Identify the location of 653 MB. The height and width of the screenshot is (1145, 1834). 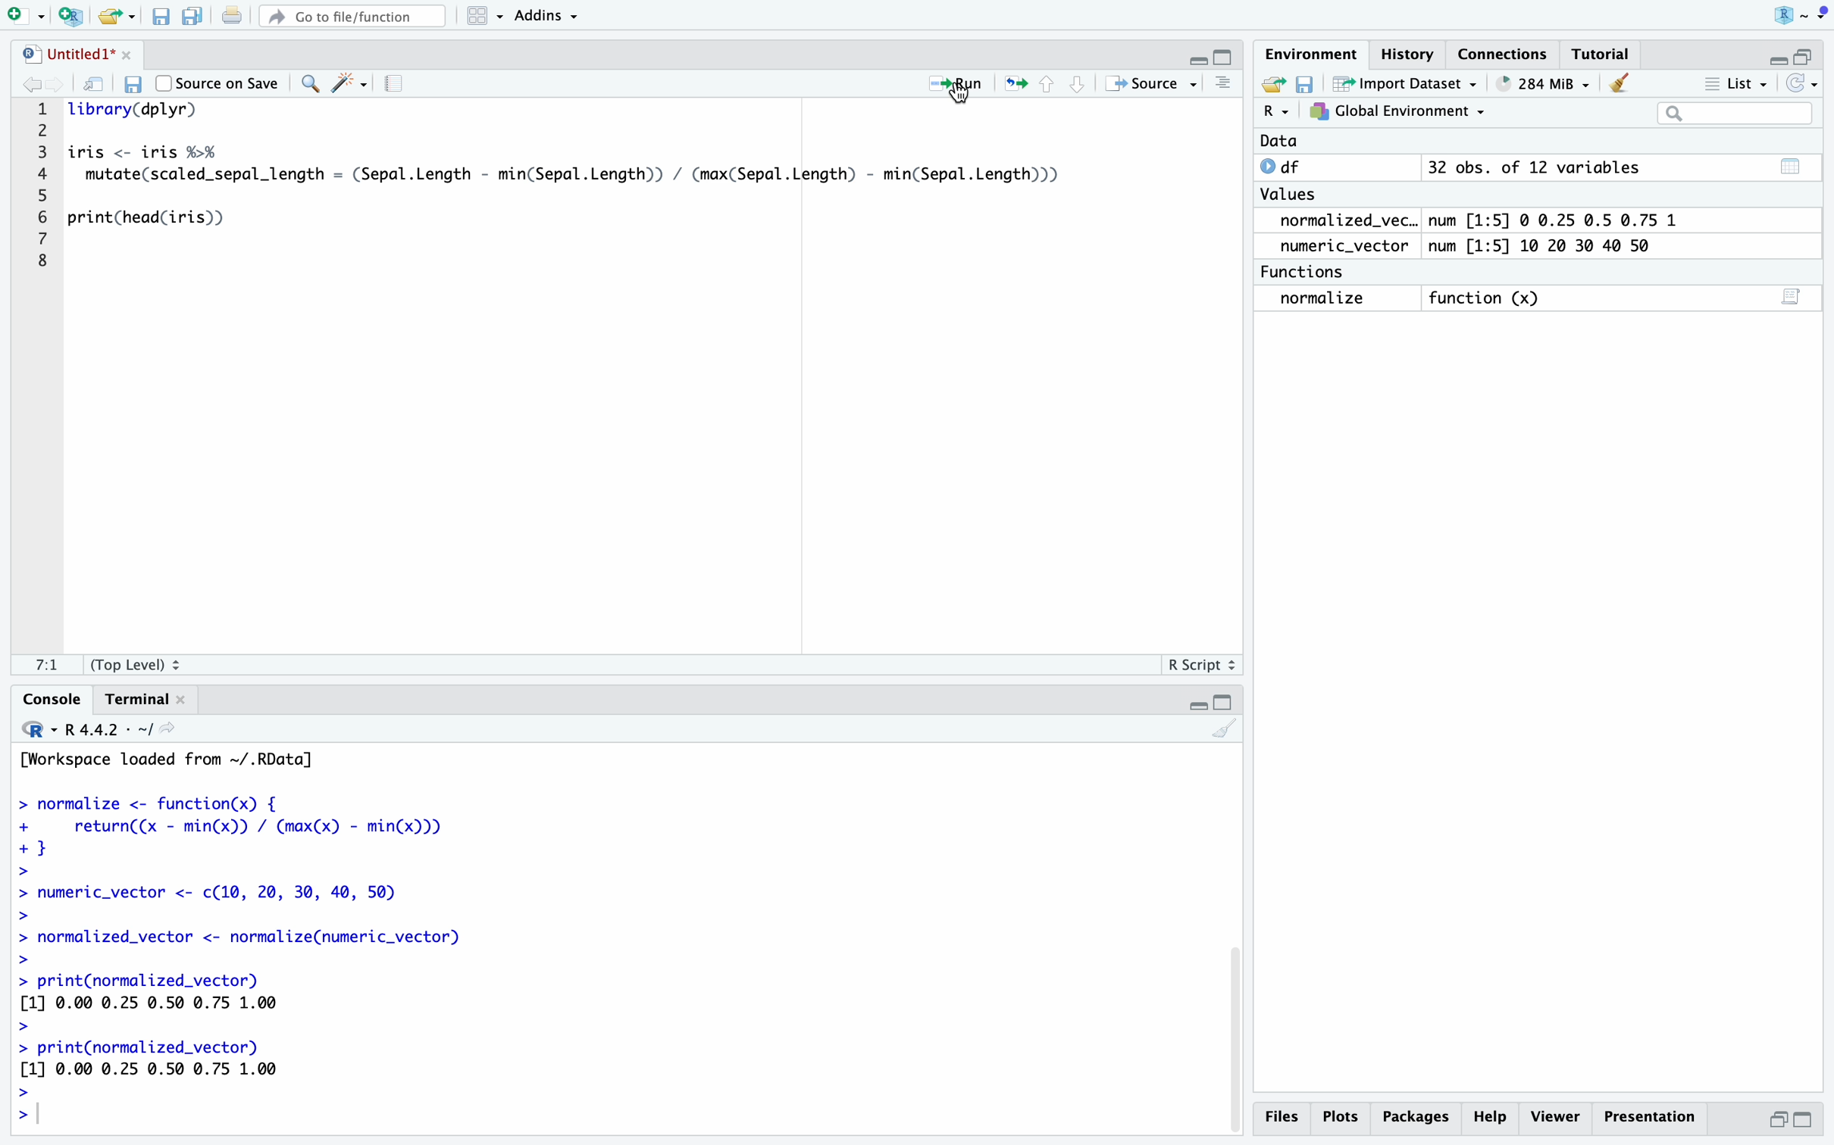
(1553, 83).